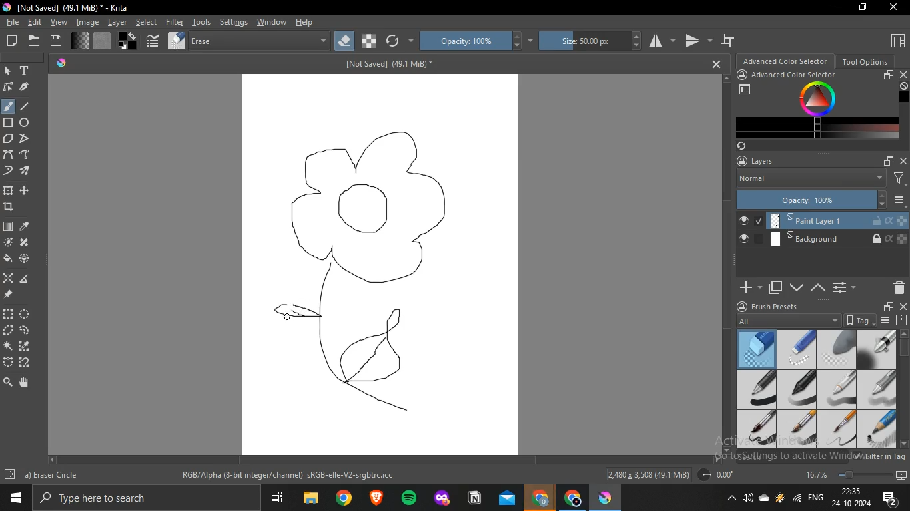  What do you see at coordinates (176, 41) in the screenshot?
I see `choose brush preset` at bounding box center [176, 41].